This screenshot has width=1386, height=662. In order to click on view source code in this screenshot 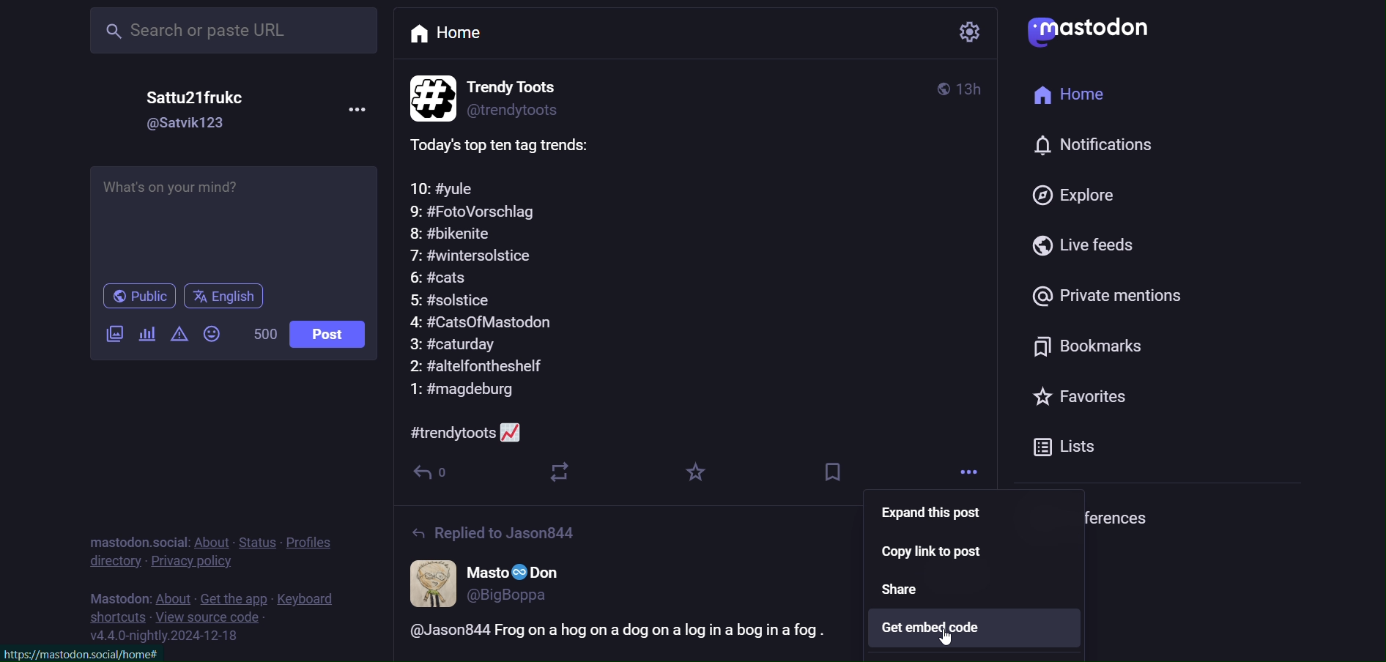, I will do `click(221, 617)`.